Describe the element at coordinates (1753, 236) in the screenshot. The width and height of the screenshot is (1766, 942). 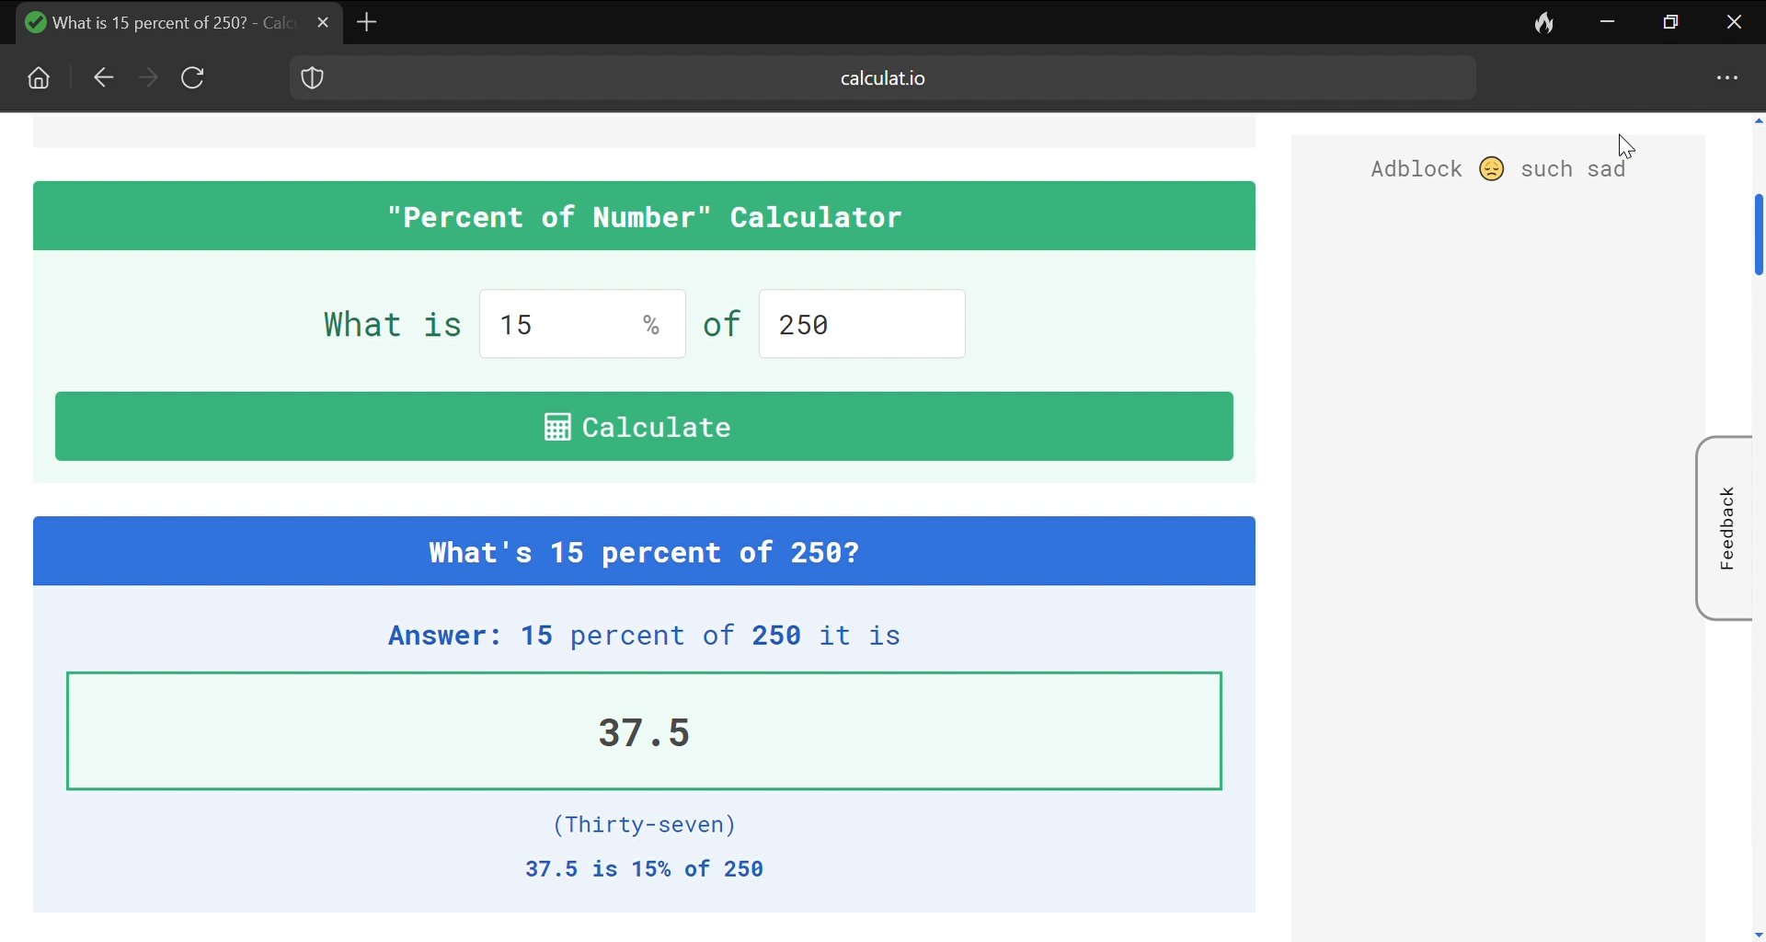
I see `Vertical scrollbar` at that location.